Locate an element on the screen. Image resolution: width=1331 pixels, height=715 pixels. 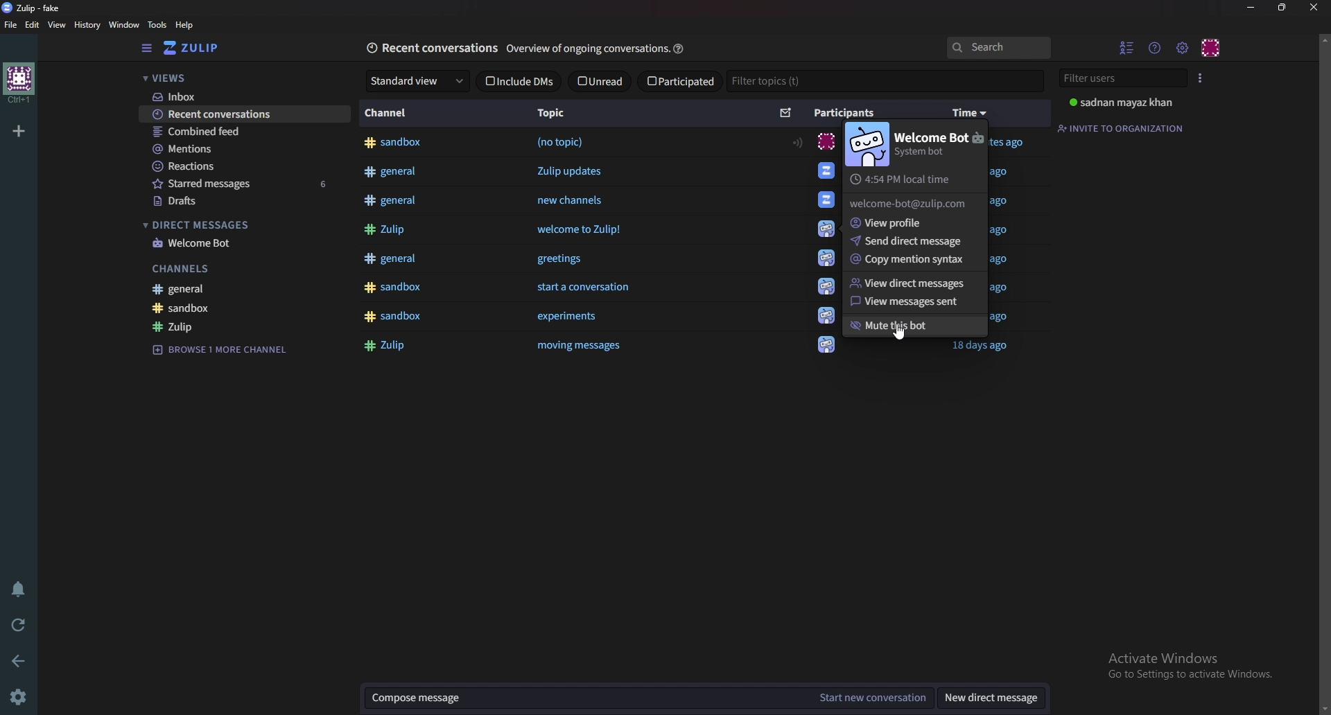
Include D M is located at coordinates (519, 83).